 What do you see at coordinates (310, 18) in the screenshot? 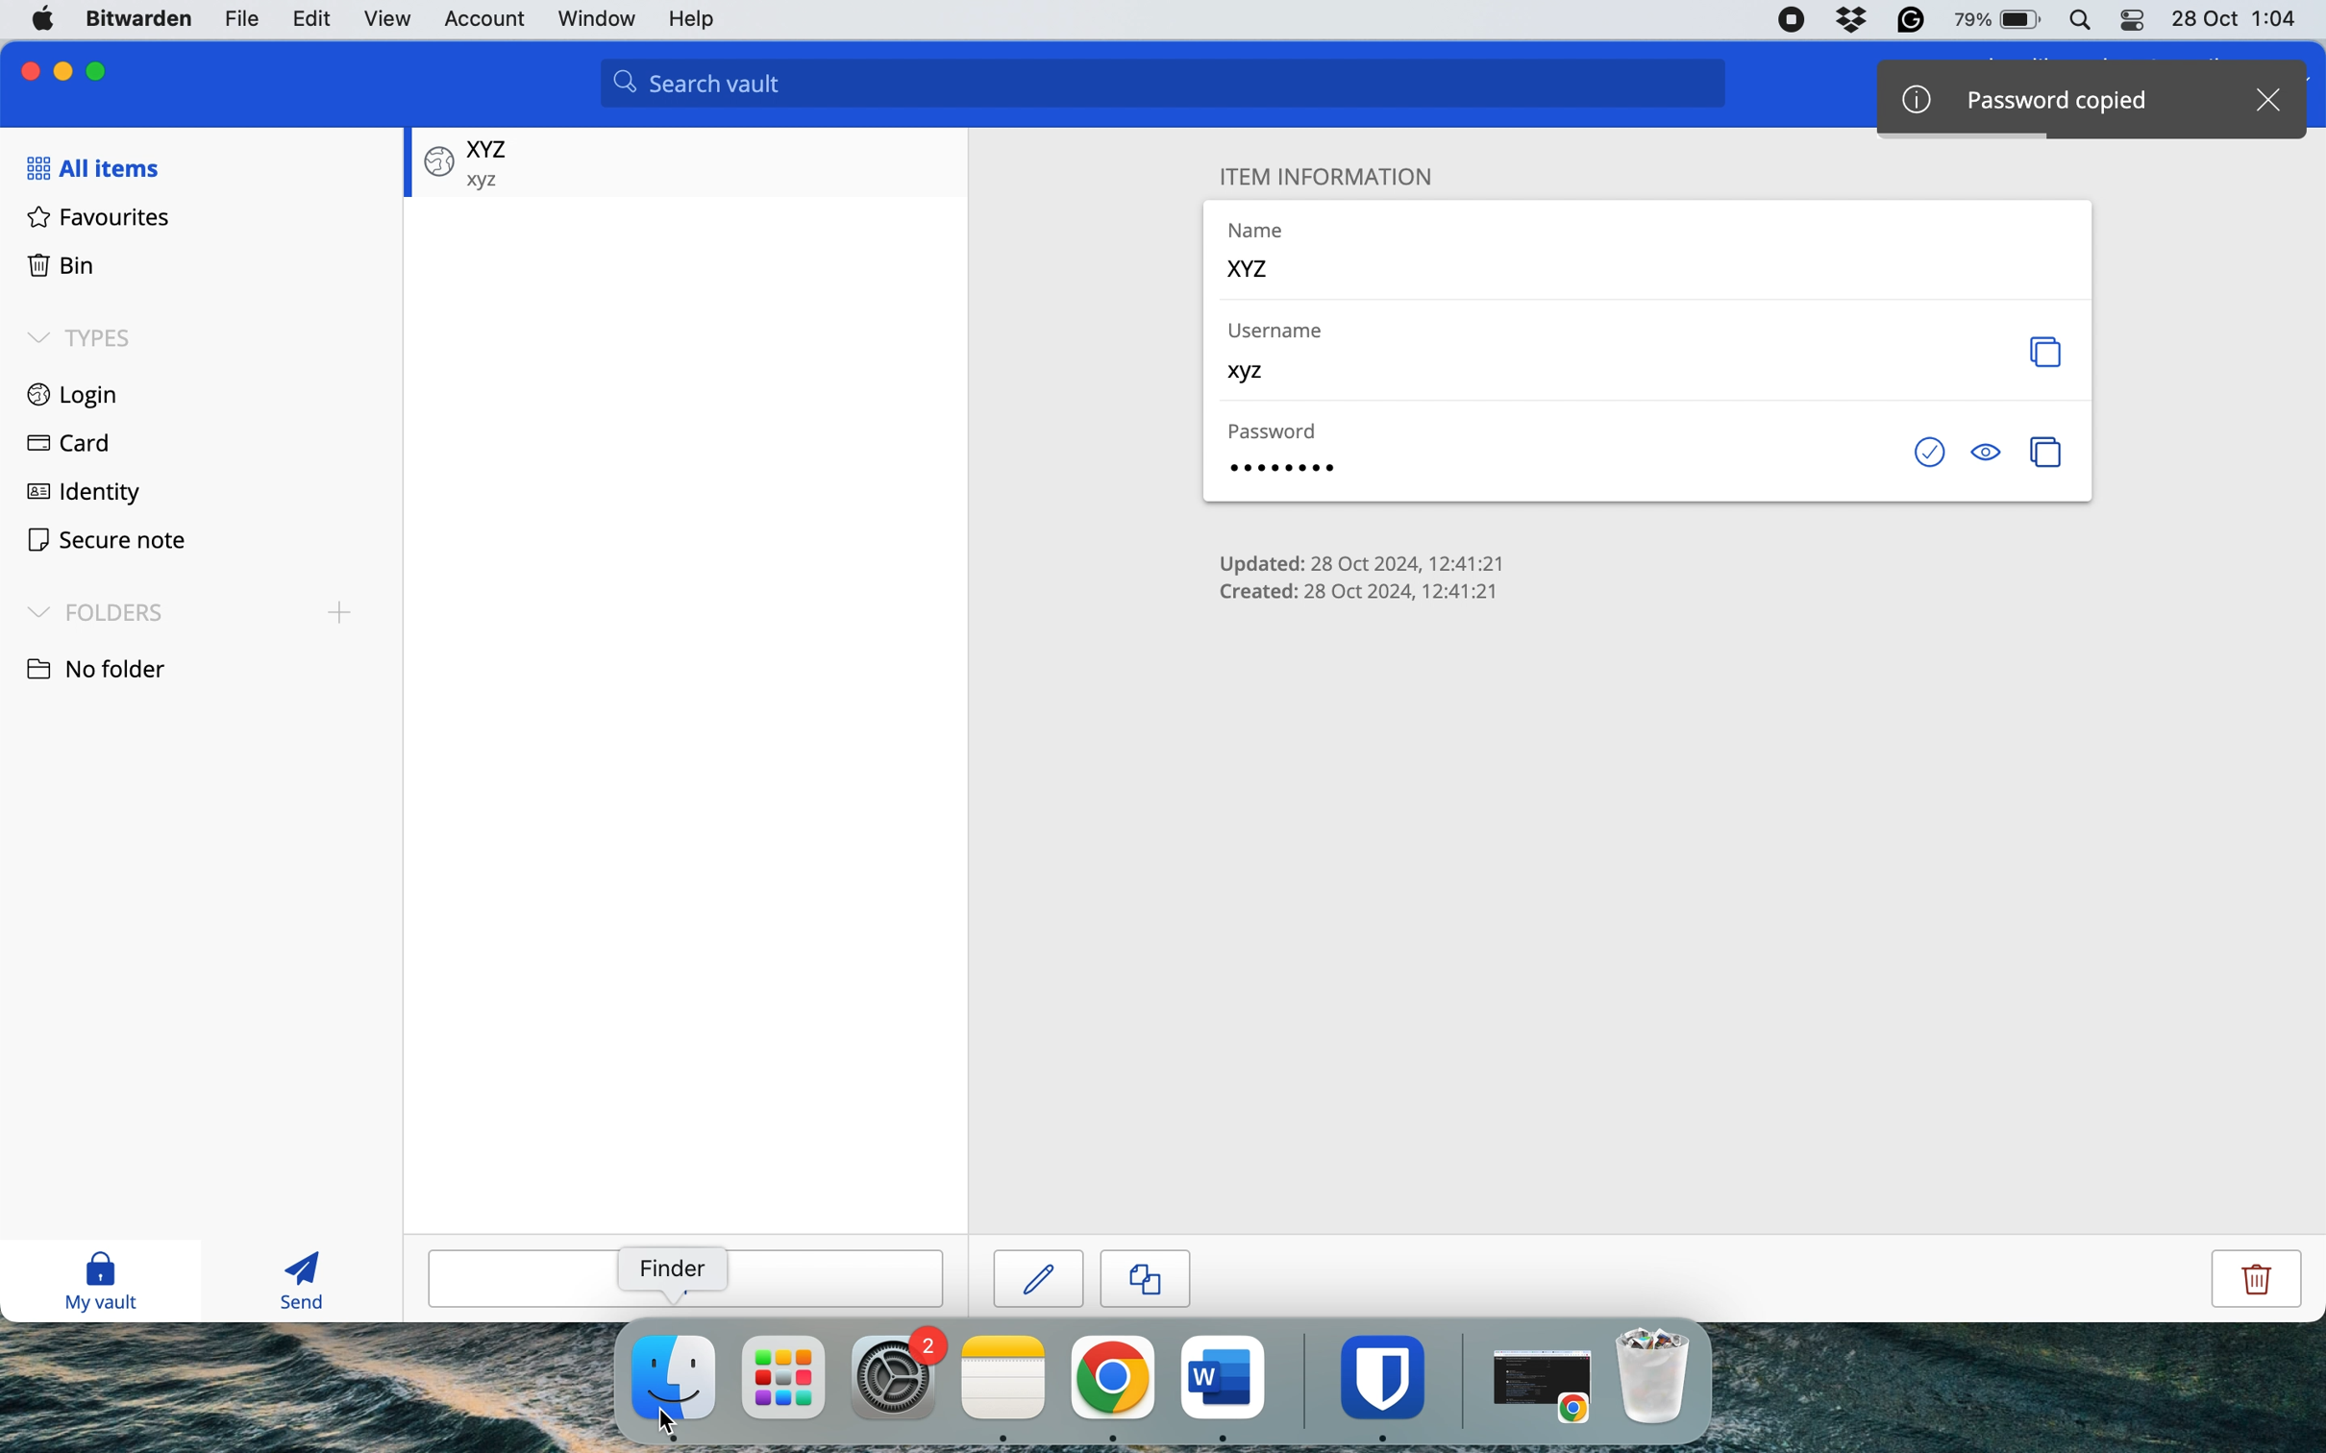
I see `edit` at bounding box center [310, 18].